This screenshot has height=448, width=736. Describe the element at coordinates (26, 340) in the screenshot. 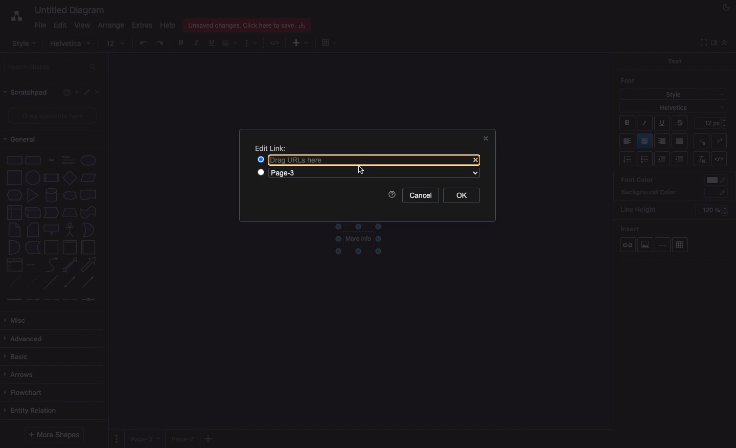

I see `Advanced` at that location.